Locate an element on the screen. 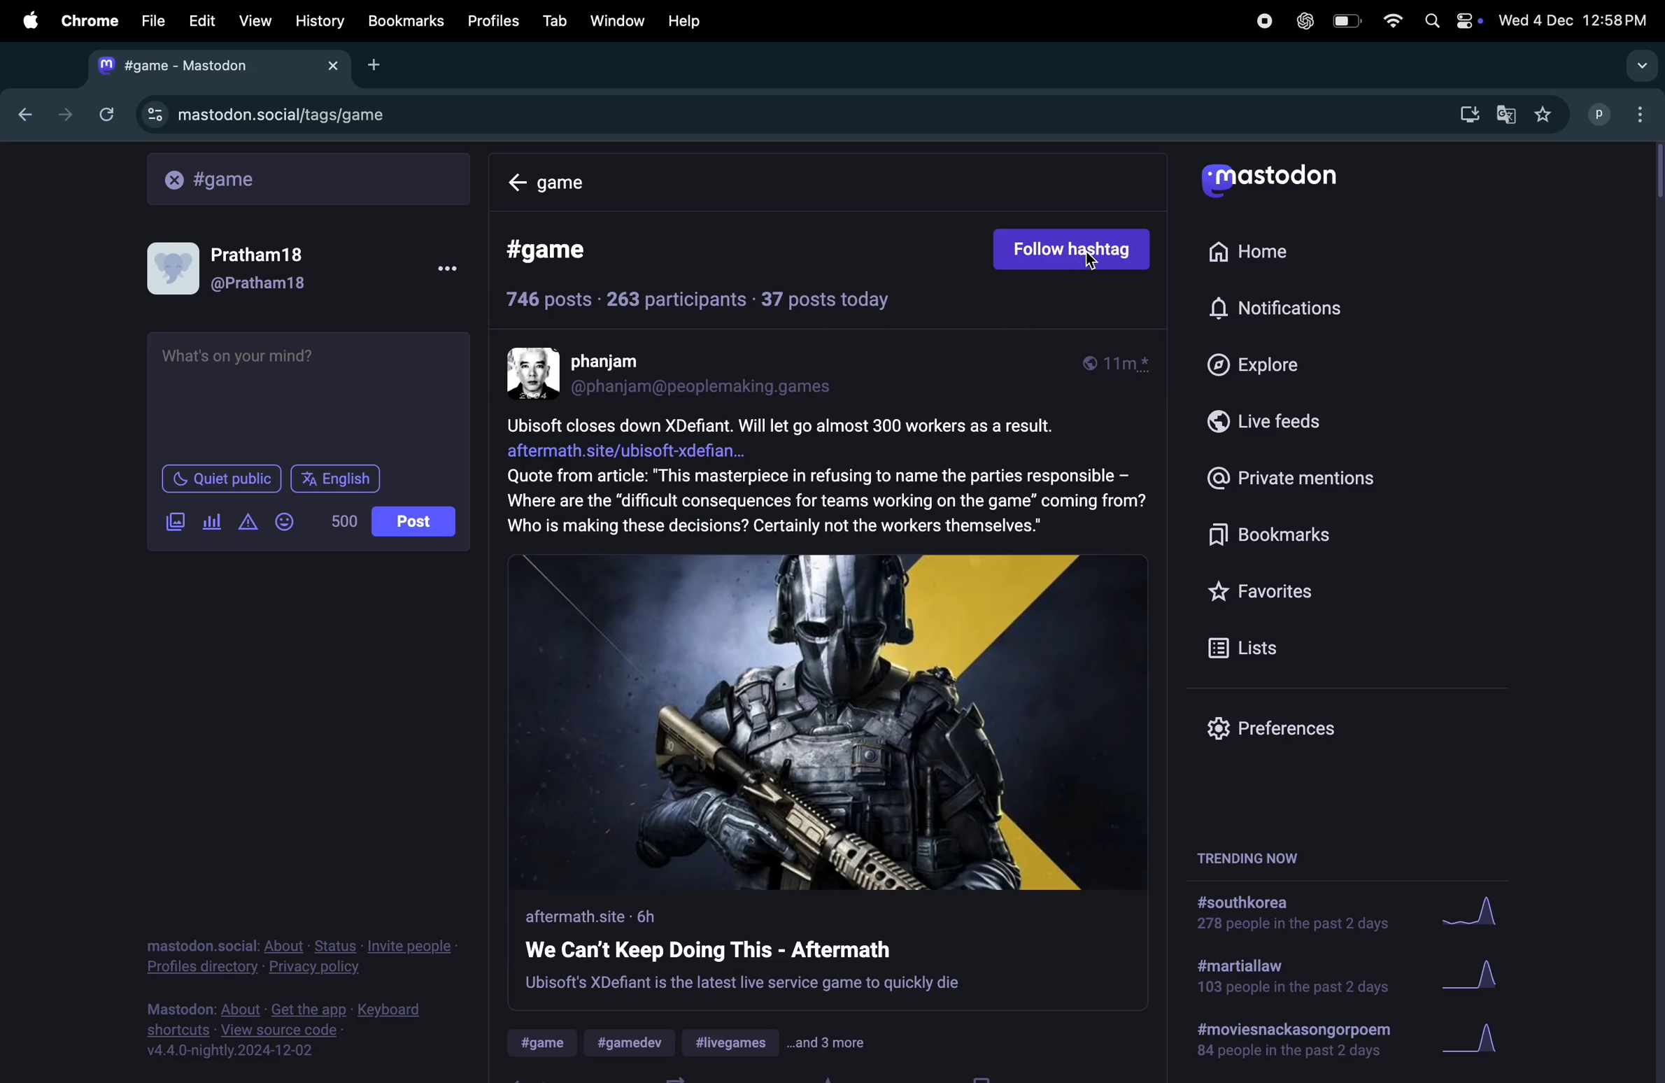  Follow hashtag is located at coordinates (1073, 250).